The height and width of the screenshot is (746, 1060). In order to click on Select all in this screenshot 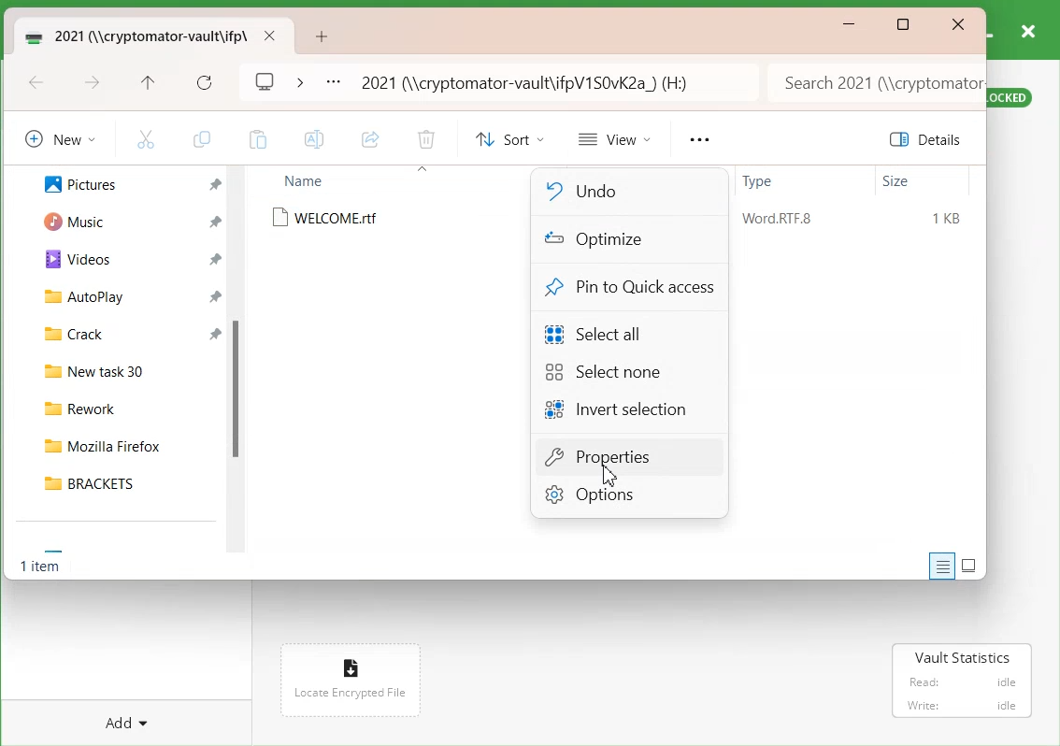, I will do `click(604, 332)`.